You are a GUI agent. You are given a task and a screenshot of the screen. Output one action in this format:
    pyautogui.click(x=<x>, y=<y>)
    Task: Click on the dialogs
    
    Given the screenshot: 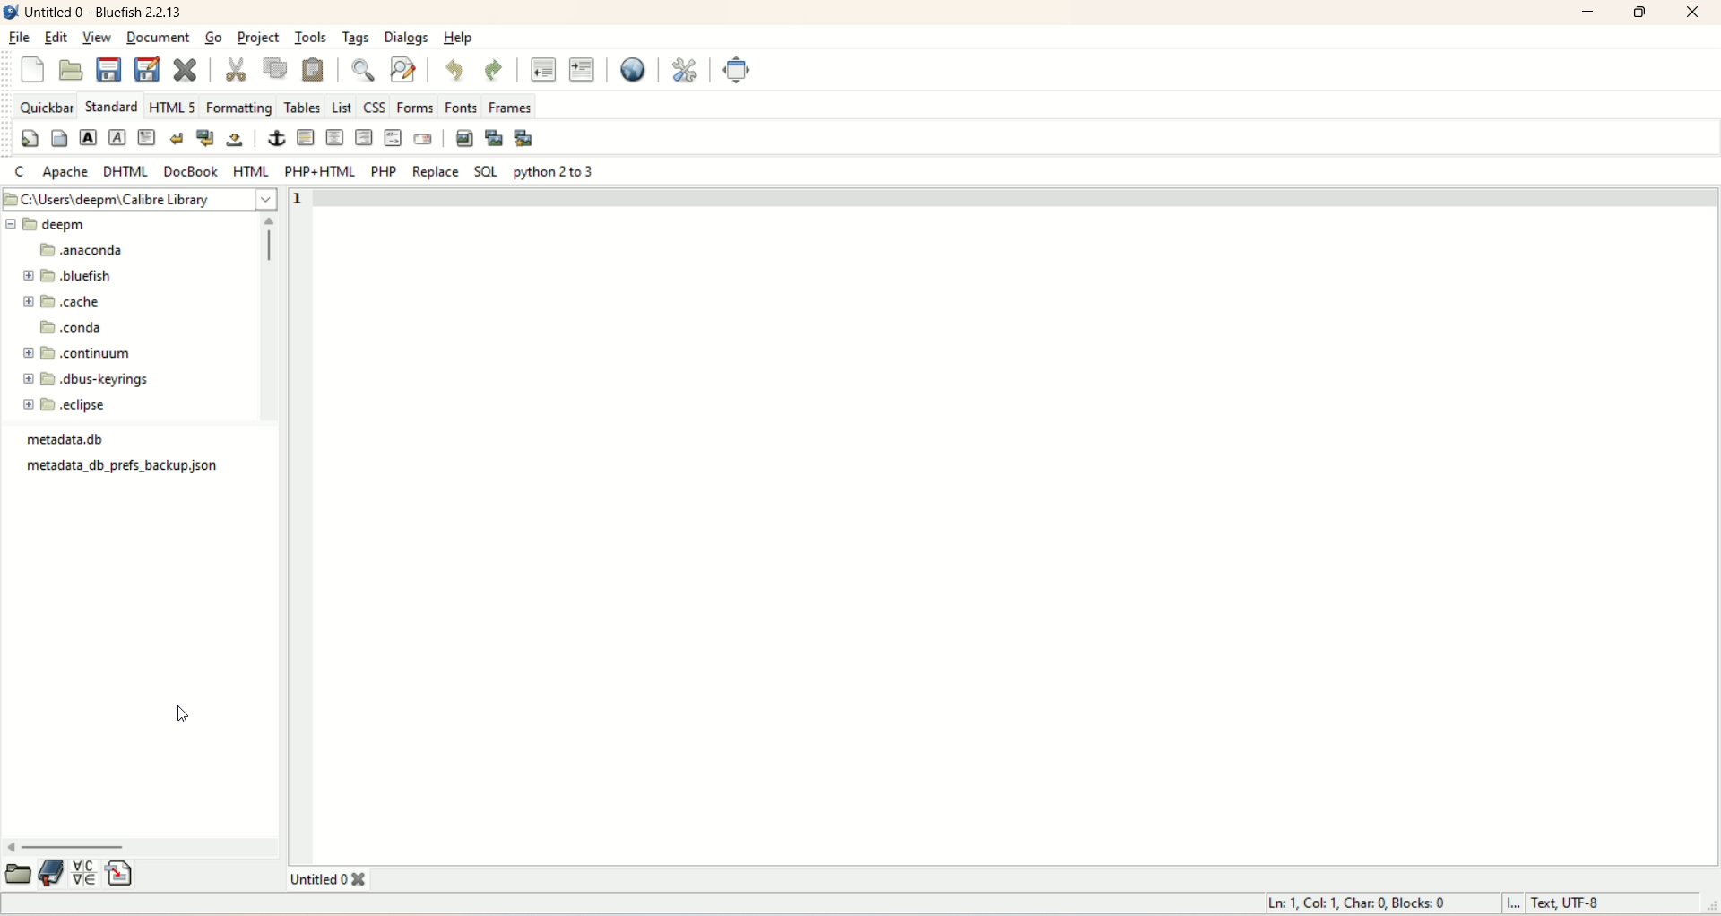 What is the action you would take?
    pyautogui.click(x=407, y=38)
    